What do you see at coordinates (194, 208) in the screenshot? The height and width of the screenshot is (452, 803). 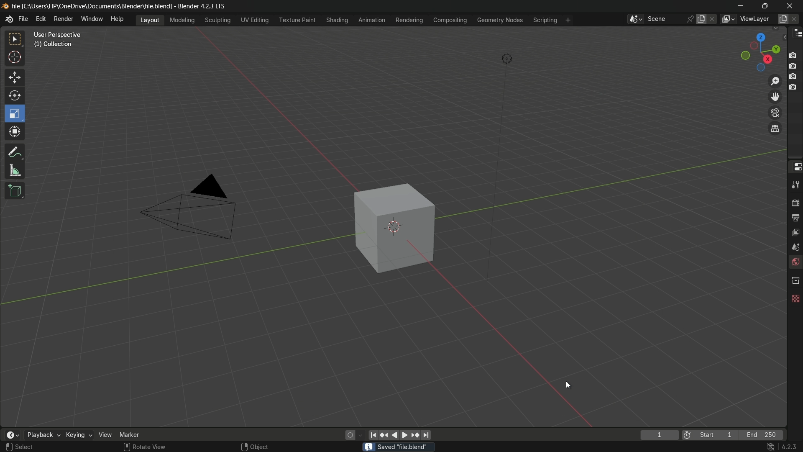 I see `camera` at bounding box center [194, 208].